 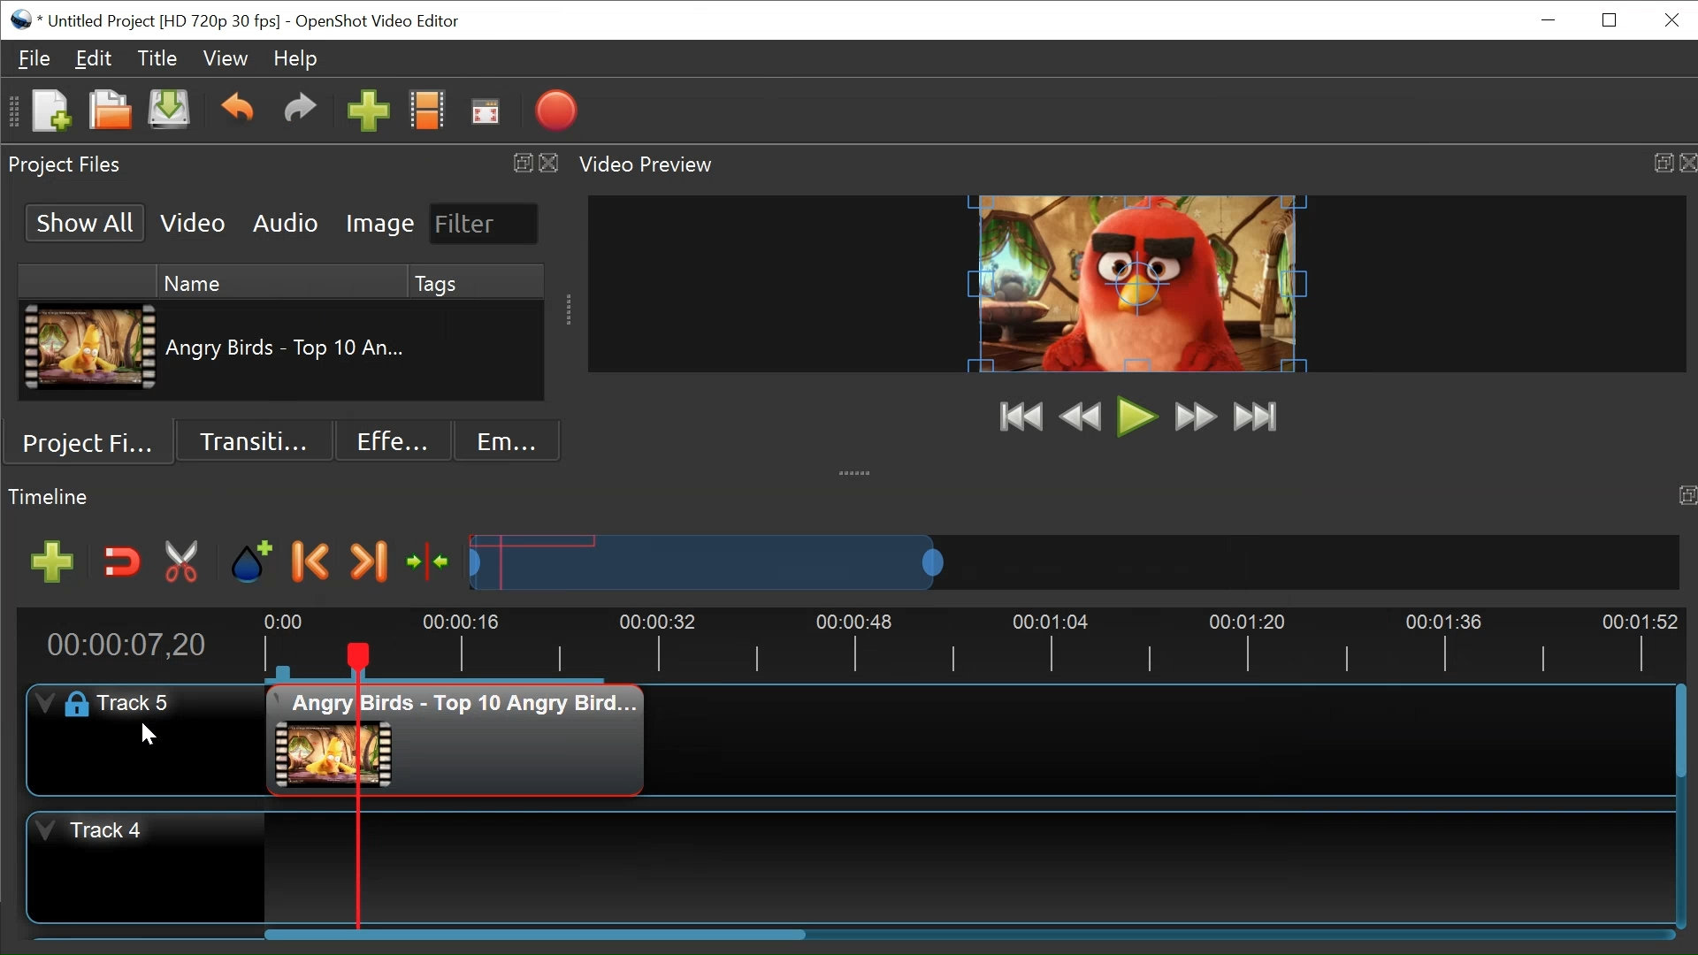 What do you see at coordinates (288, 223) in the screenshot?
I see `Audio` at bounding box center [288, 223].